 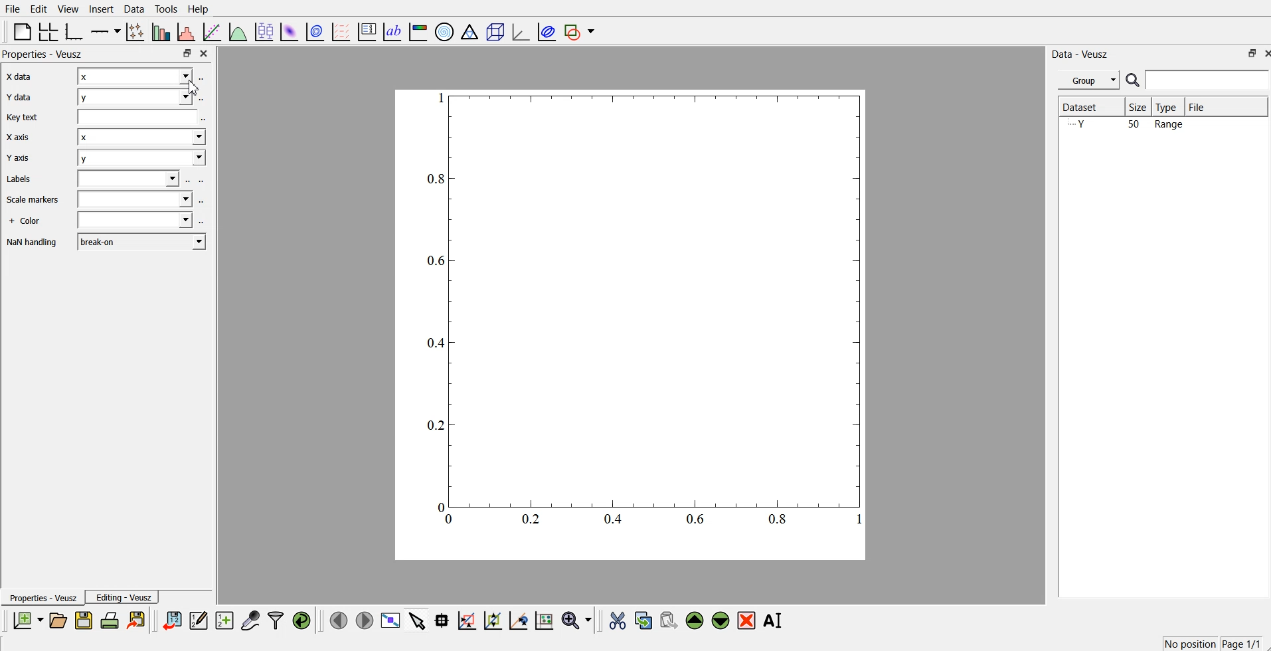 What do you see at coordinates (49, 31) in the screenshot?
I see `arrange the graph` at bounding box center [49, 31].